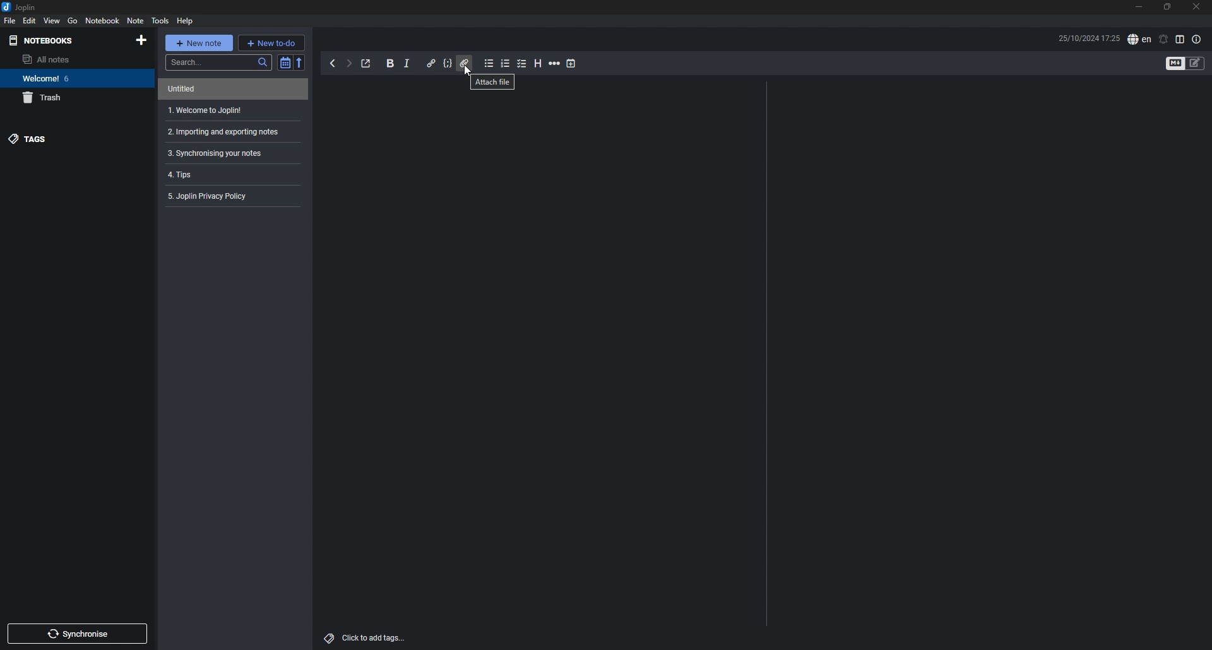 The height and width of the screenshot is (650, 1212). I want to click on all notes, so click(65, 59).